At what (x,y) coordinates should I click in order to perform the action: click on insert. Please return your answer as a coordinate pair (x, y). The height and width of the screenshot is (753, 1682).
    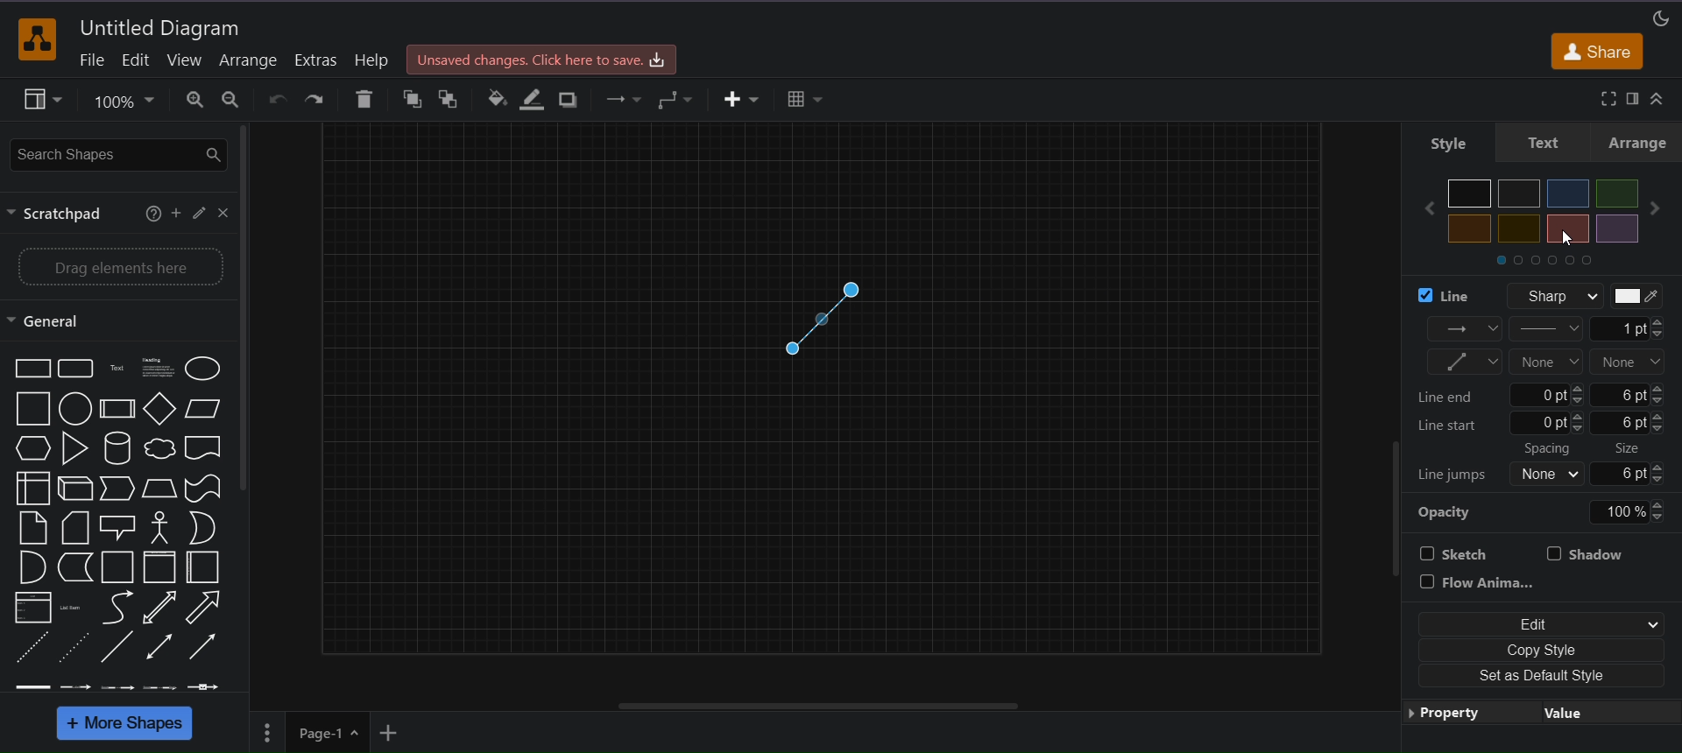
    Looking at the image, I should click on (738, 99).